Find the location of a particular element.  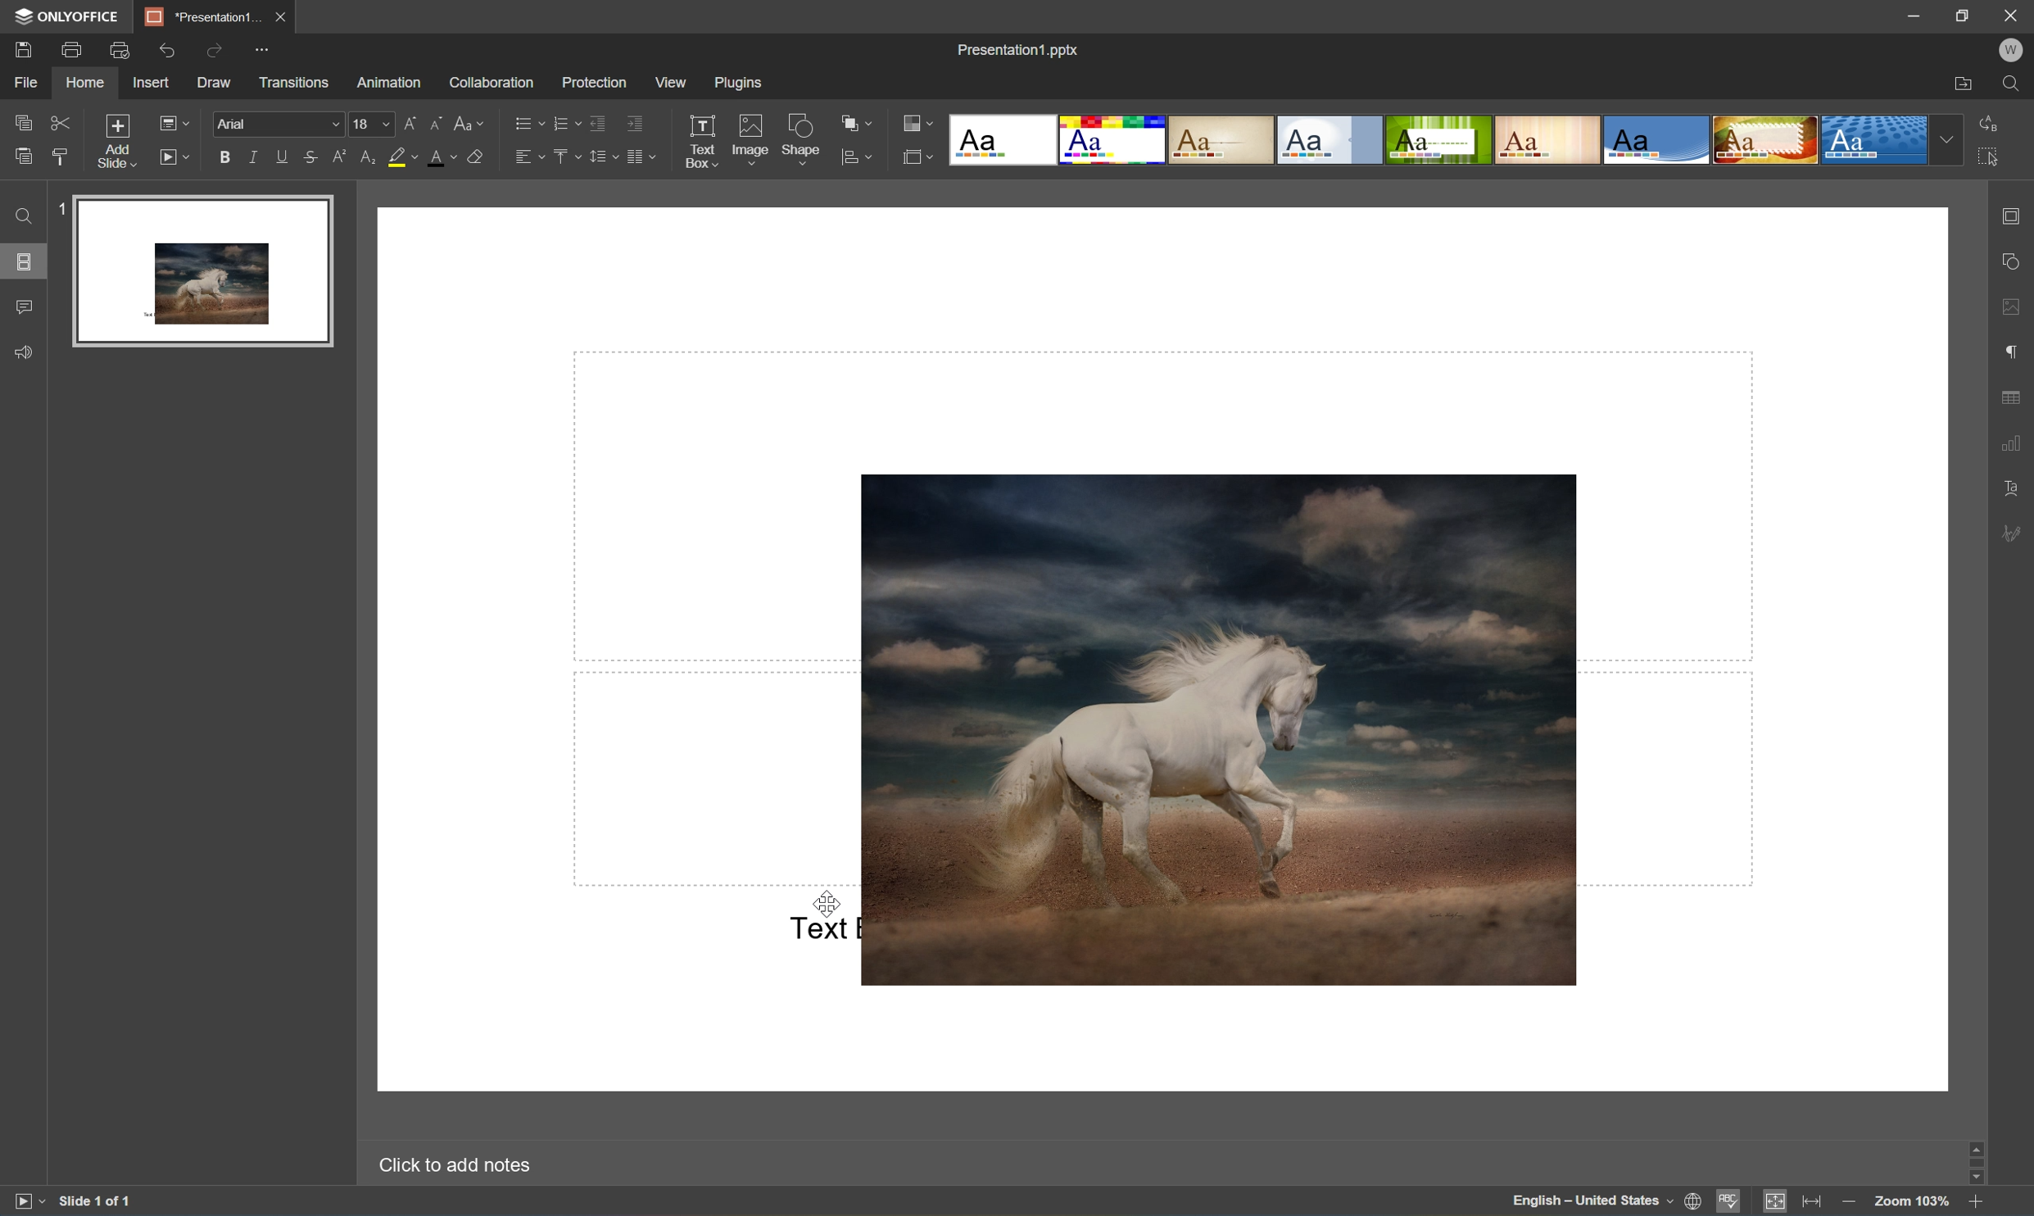

Print file is located at coordinates (73, 47).